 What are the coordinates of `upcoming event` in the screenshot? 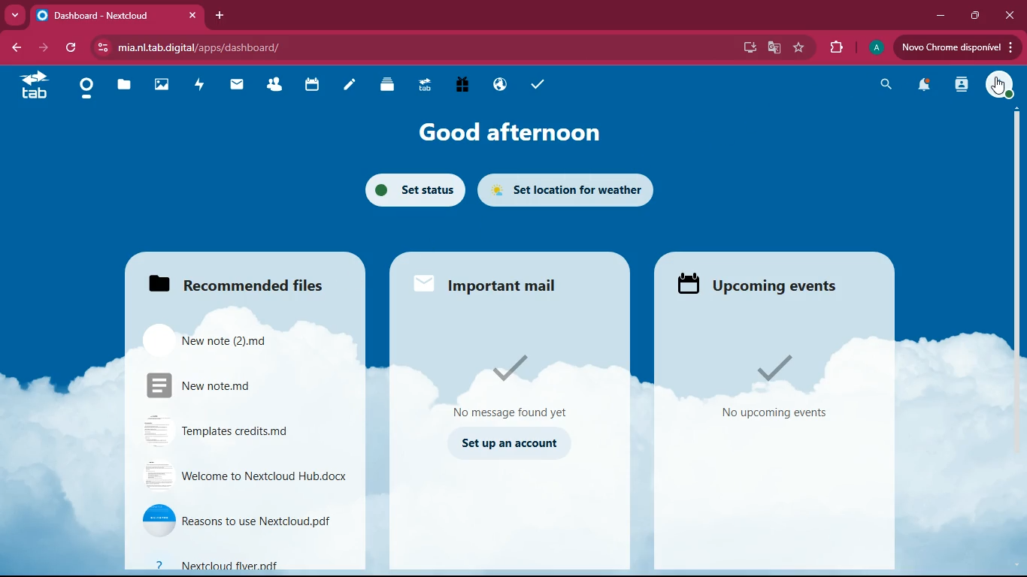 It's located at (770, 284).